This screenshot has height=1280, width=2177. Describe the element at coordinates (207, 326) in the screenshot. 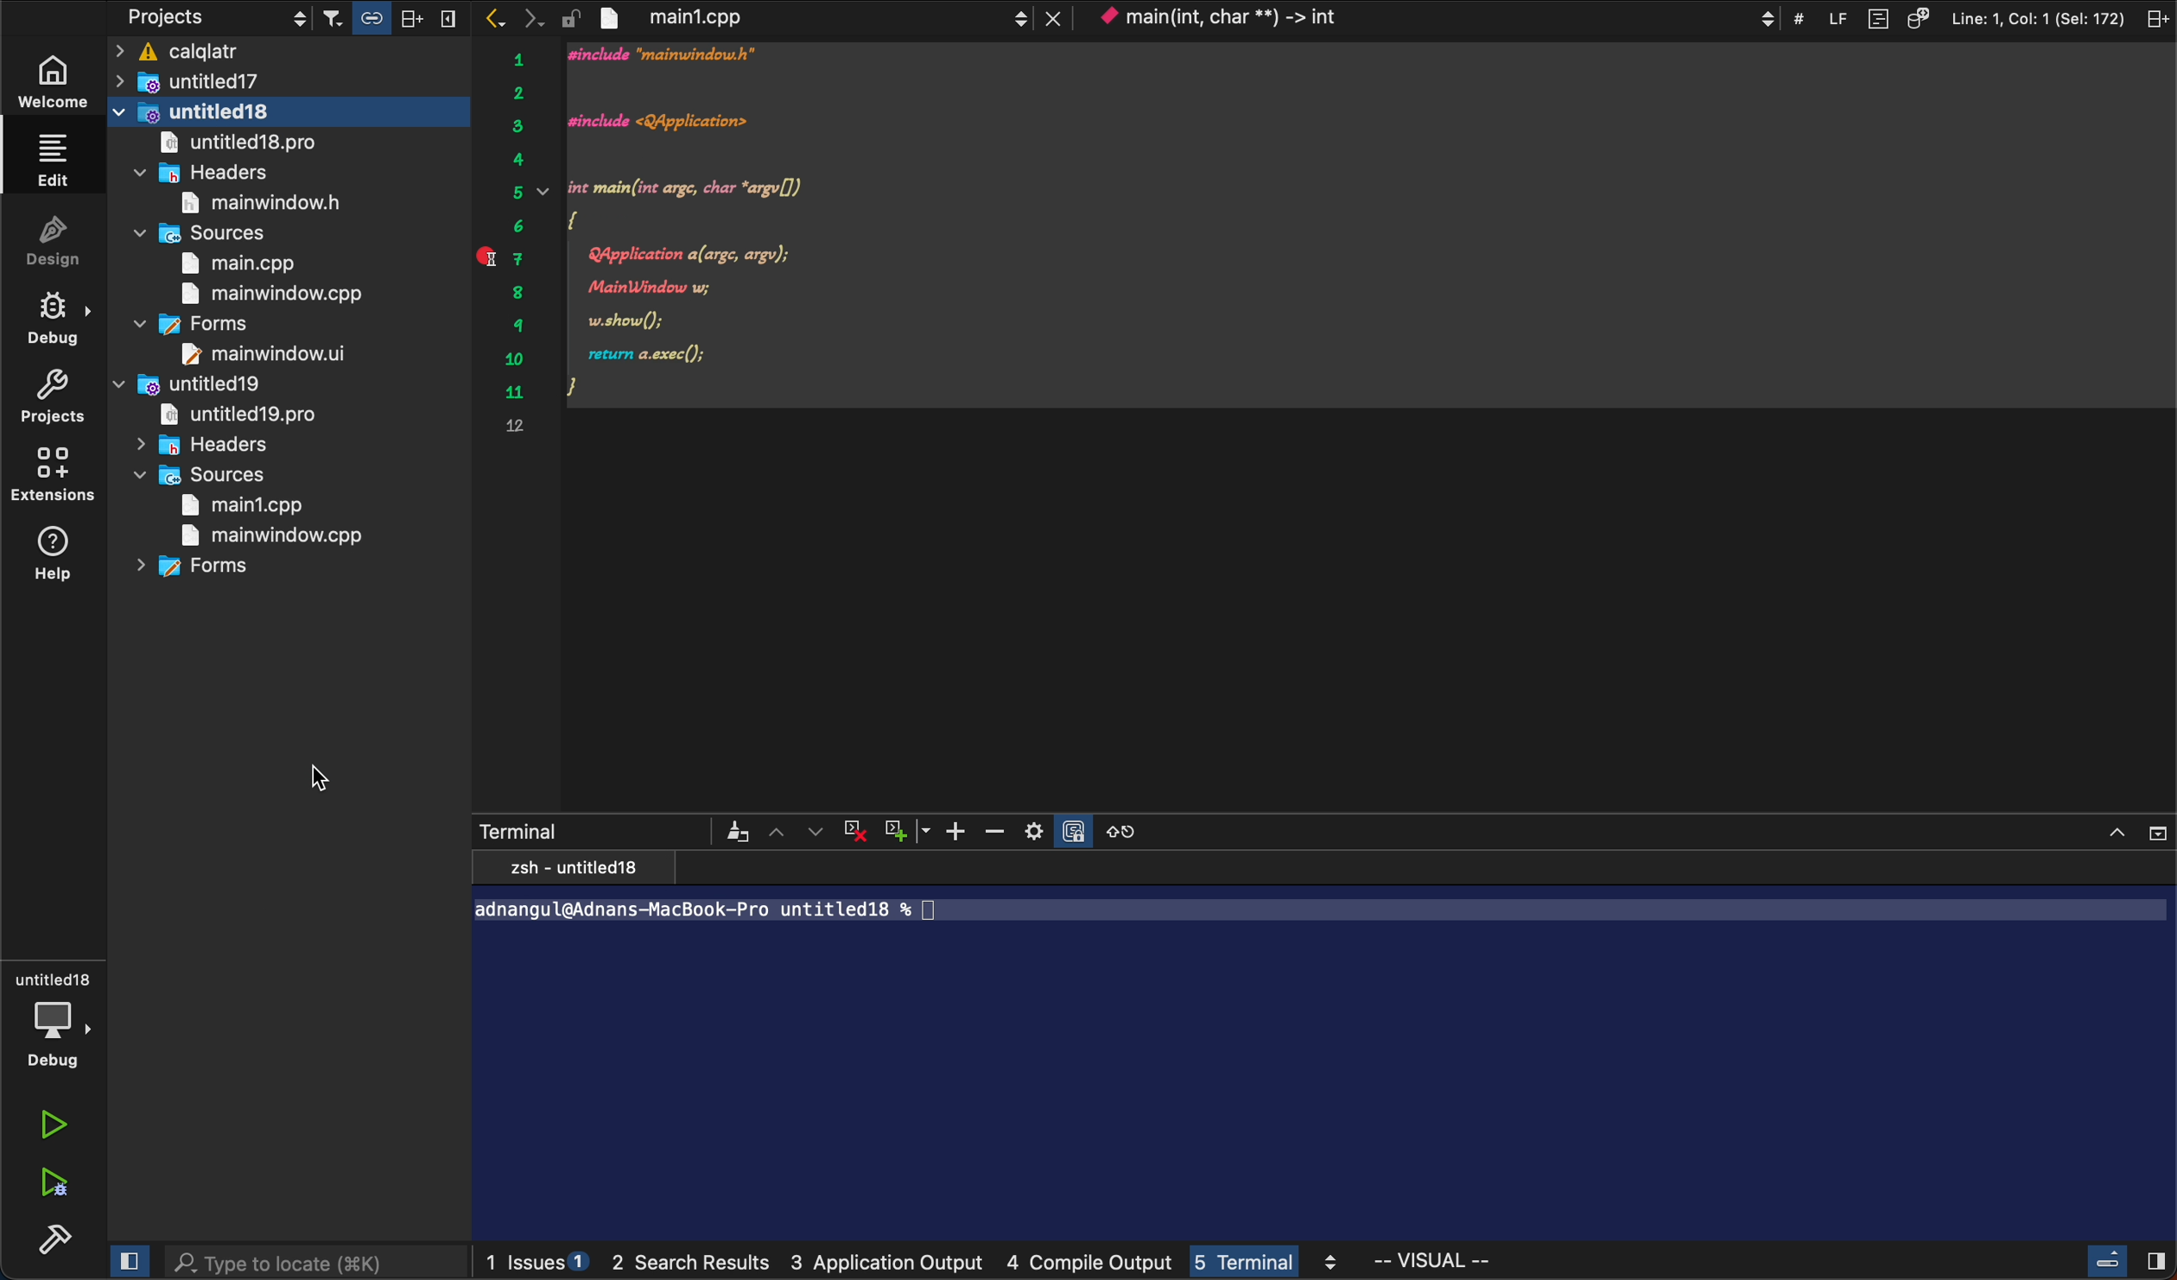

I see `forms` at that location.